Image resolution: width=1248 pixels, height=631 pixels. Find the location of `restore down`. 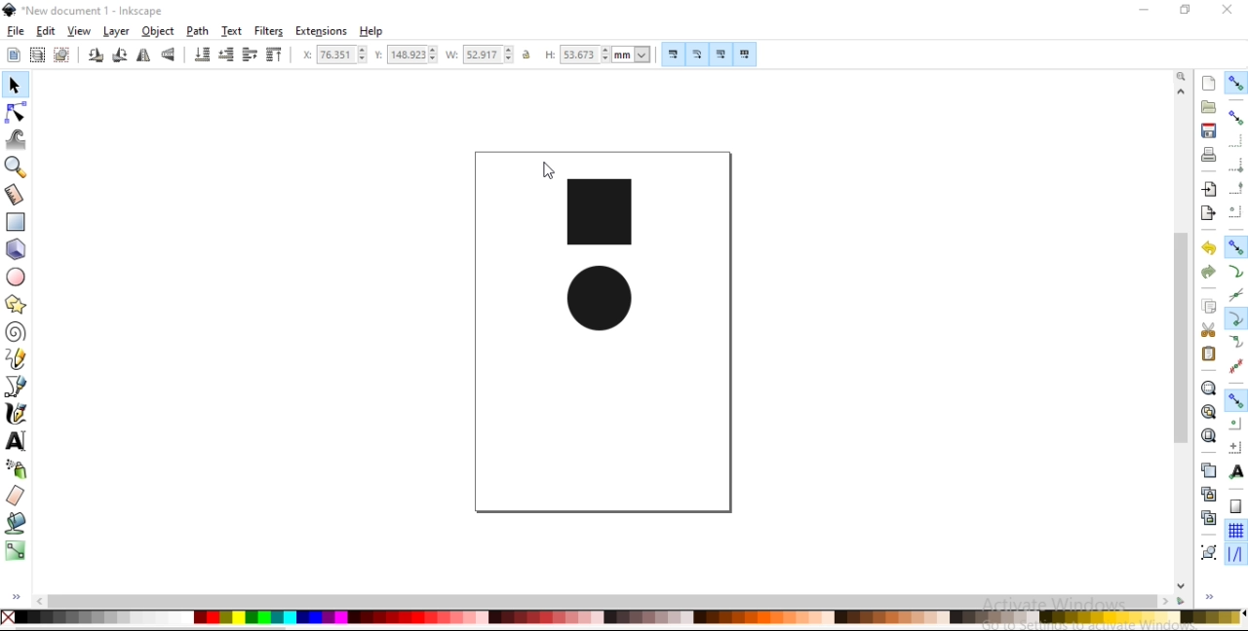

restore down is located at coordinates (1186, 10).